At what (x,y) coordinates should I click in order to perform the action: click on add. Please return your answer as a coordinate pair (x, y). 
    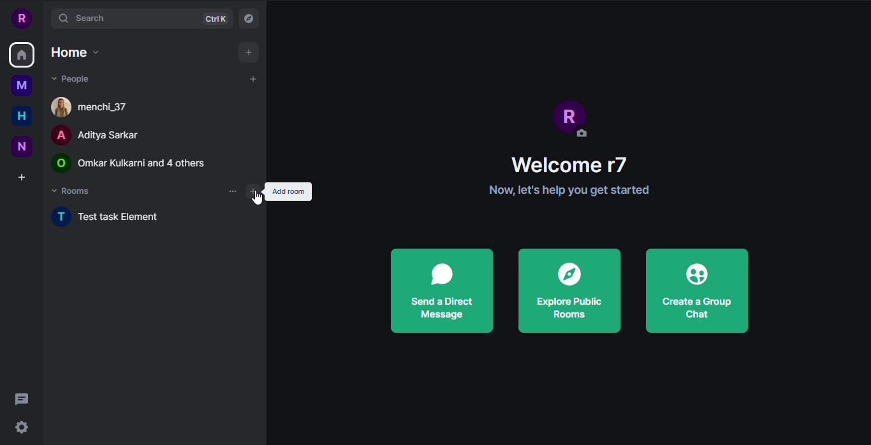
    Looking at the image, I should click on (253, 79).